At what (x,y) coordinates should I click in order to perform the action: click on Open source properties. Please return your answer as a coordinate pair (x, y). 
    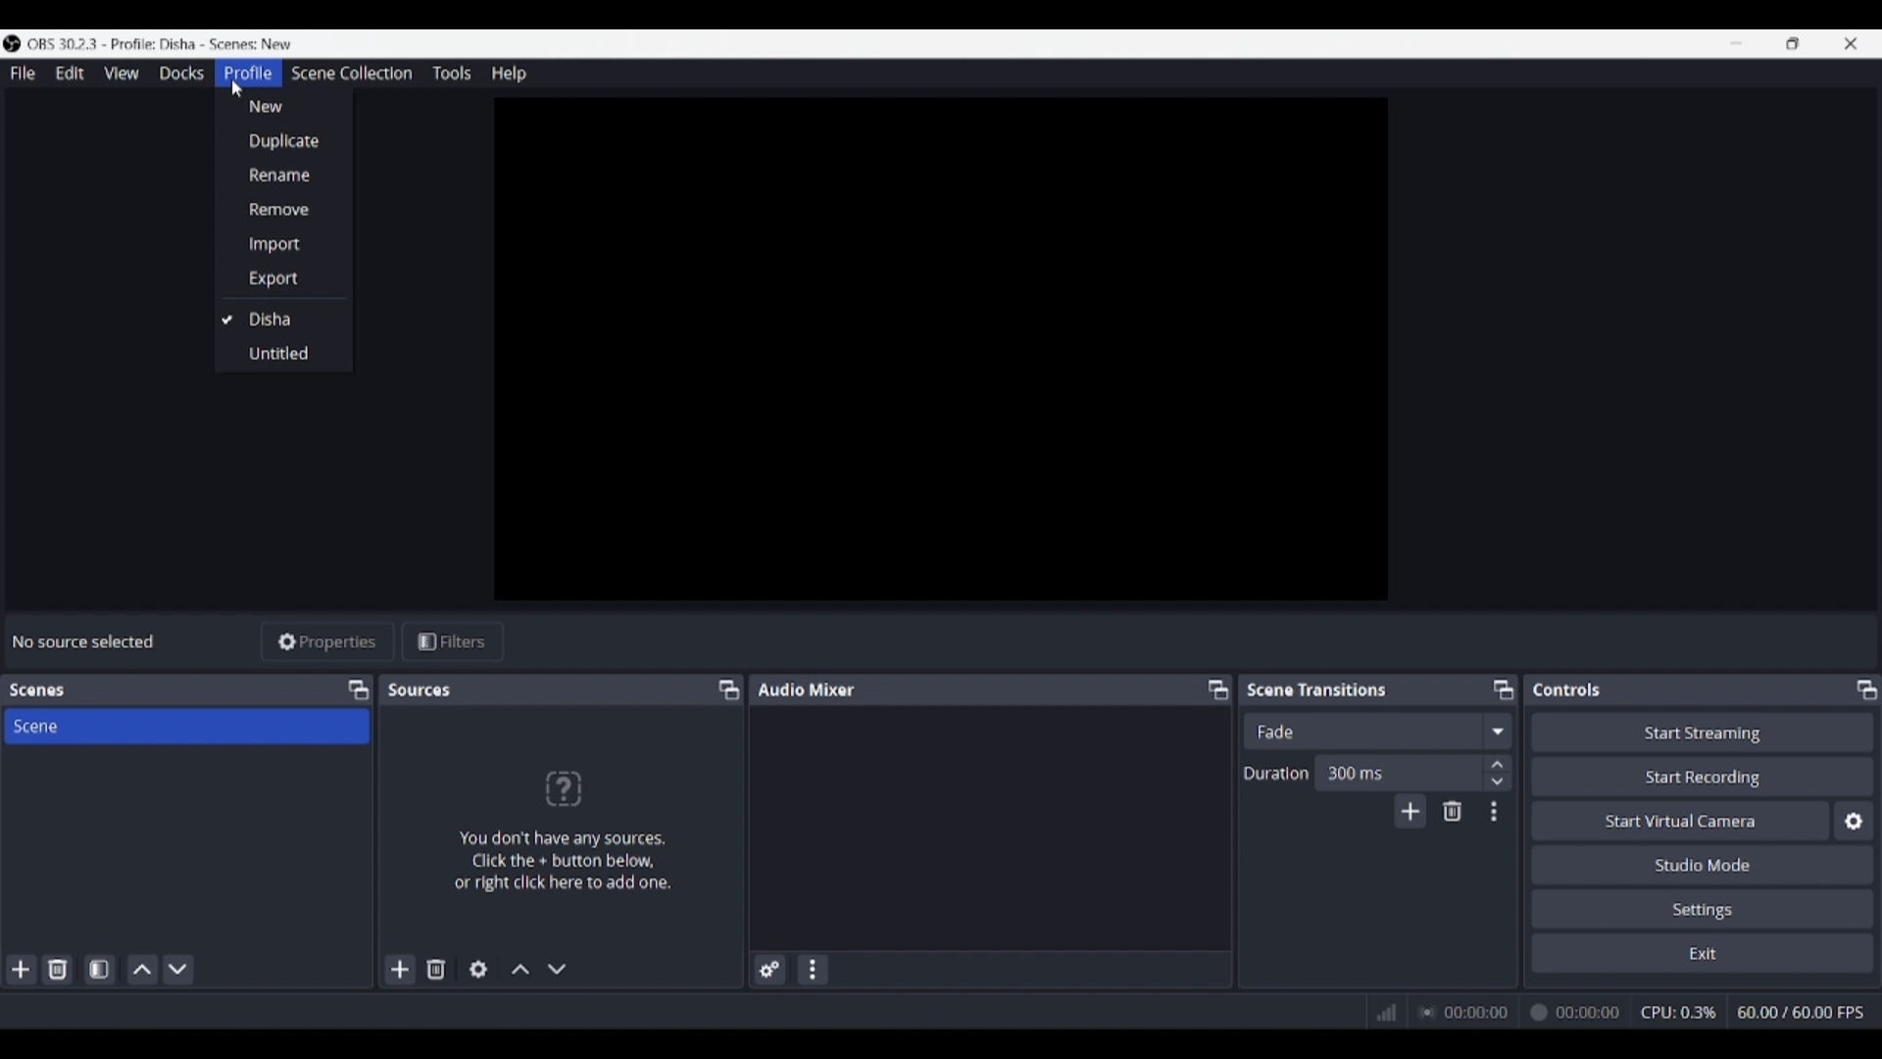
    Looking at the image, I should click on (478, 970).